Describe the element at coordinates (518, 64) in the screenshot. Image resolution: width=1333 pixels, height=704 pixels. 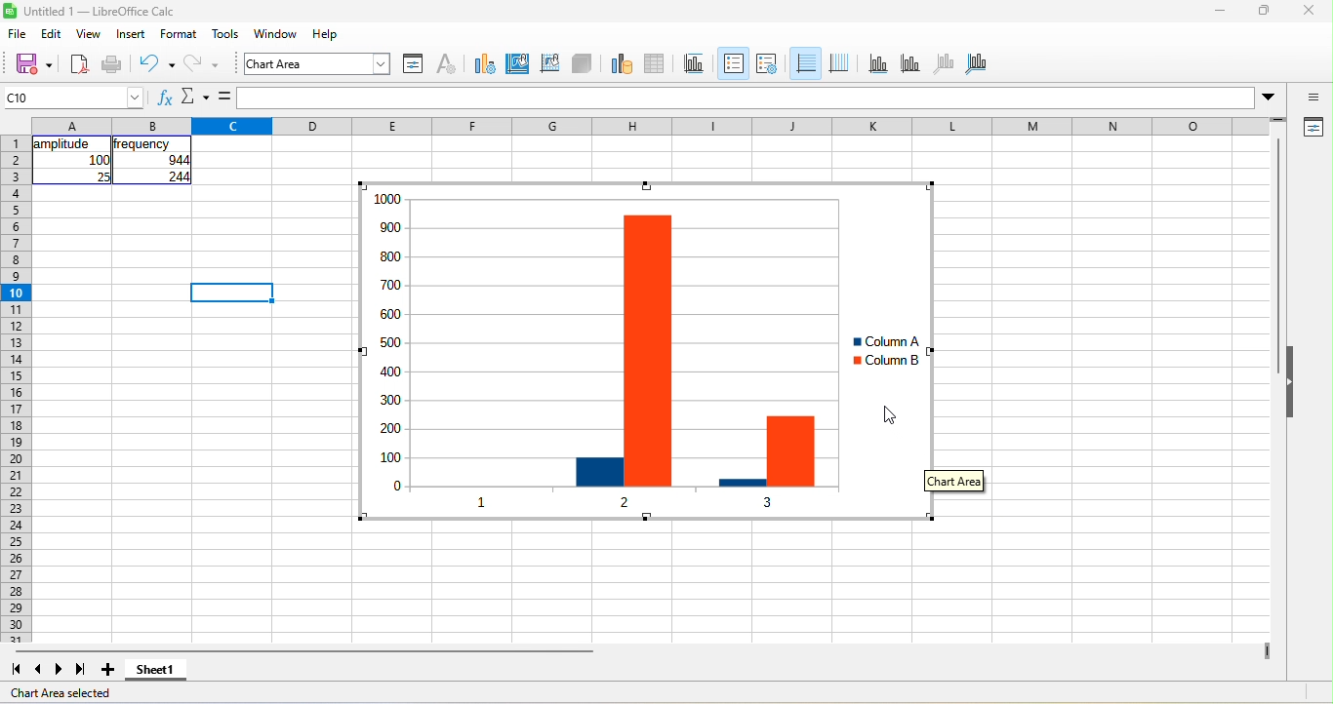
I see `chart area ` at that location.